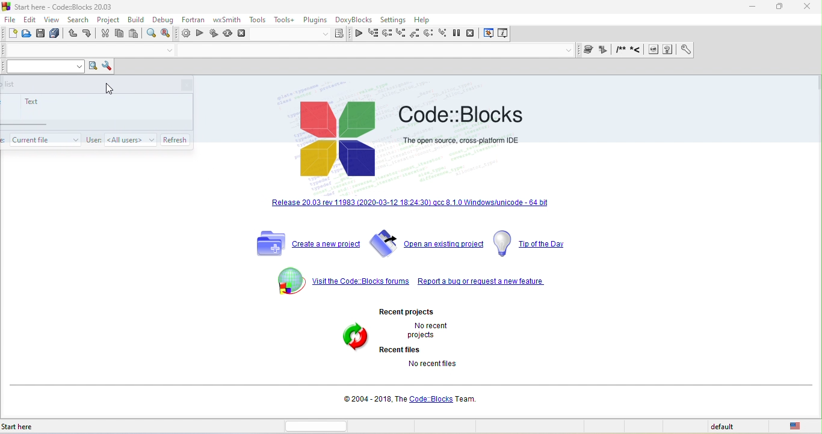 The width and height of the screenshot is (822, 434). I want to click on settings, so click(393, 20).